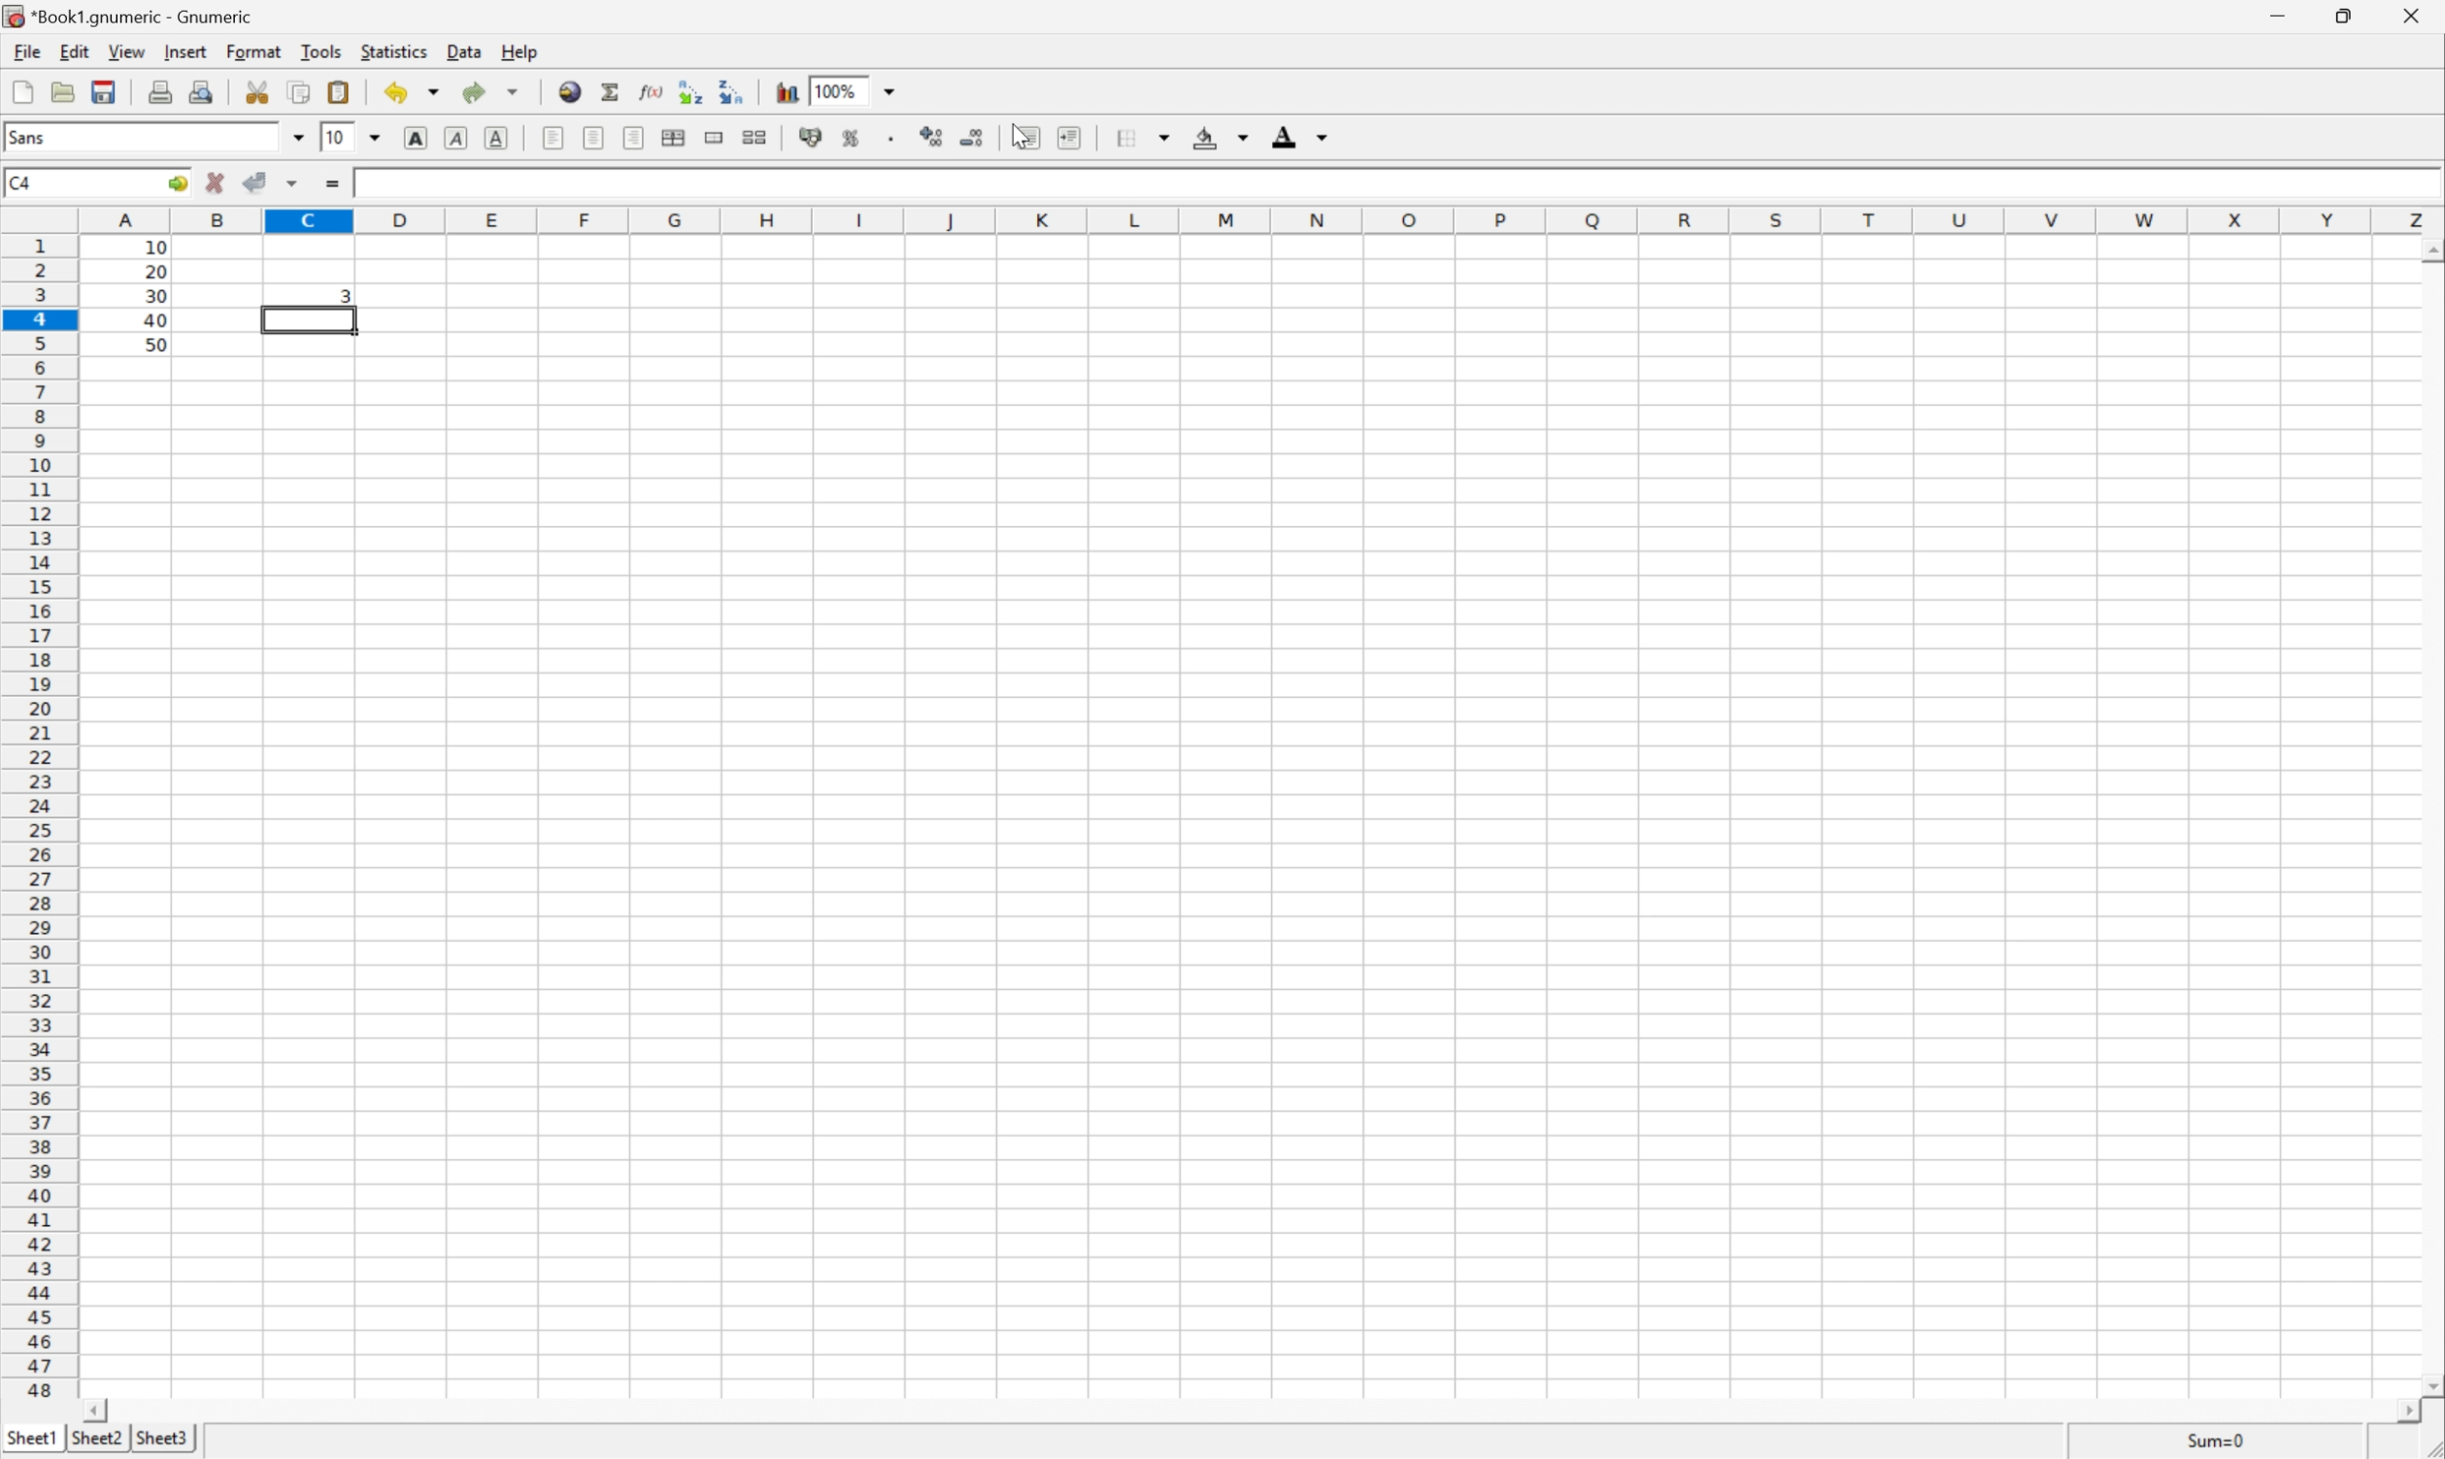 This screenshot has width=2445, height=1459. What do you see at coordinates (2205, 1440) in the screenshot?
I see `Sum=10` at bounding box center [2205, 1440].